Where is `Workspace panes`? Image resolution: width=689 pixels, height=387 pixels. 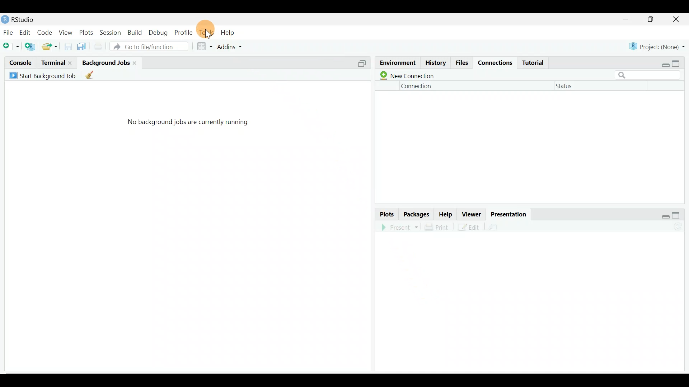 Workspace panes is located at coordinates (205, 47).